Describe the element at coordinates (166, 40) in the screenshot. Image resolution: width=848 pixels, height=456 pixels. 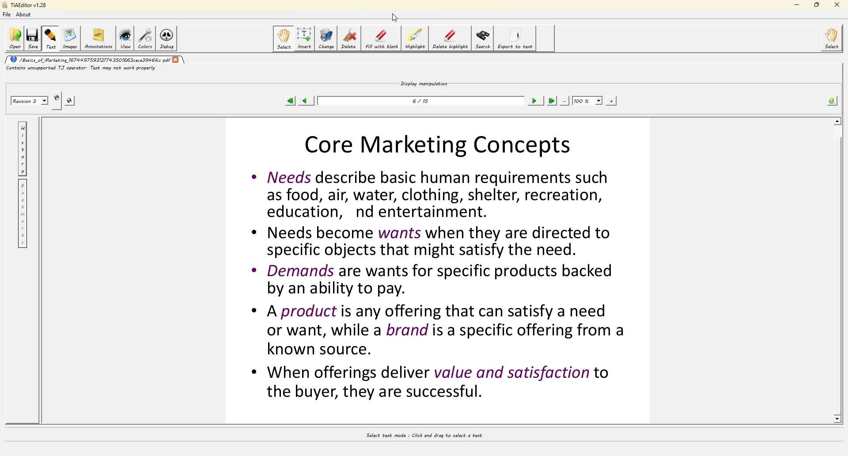
I see `debug` at that location.